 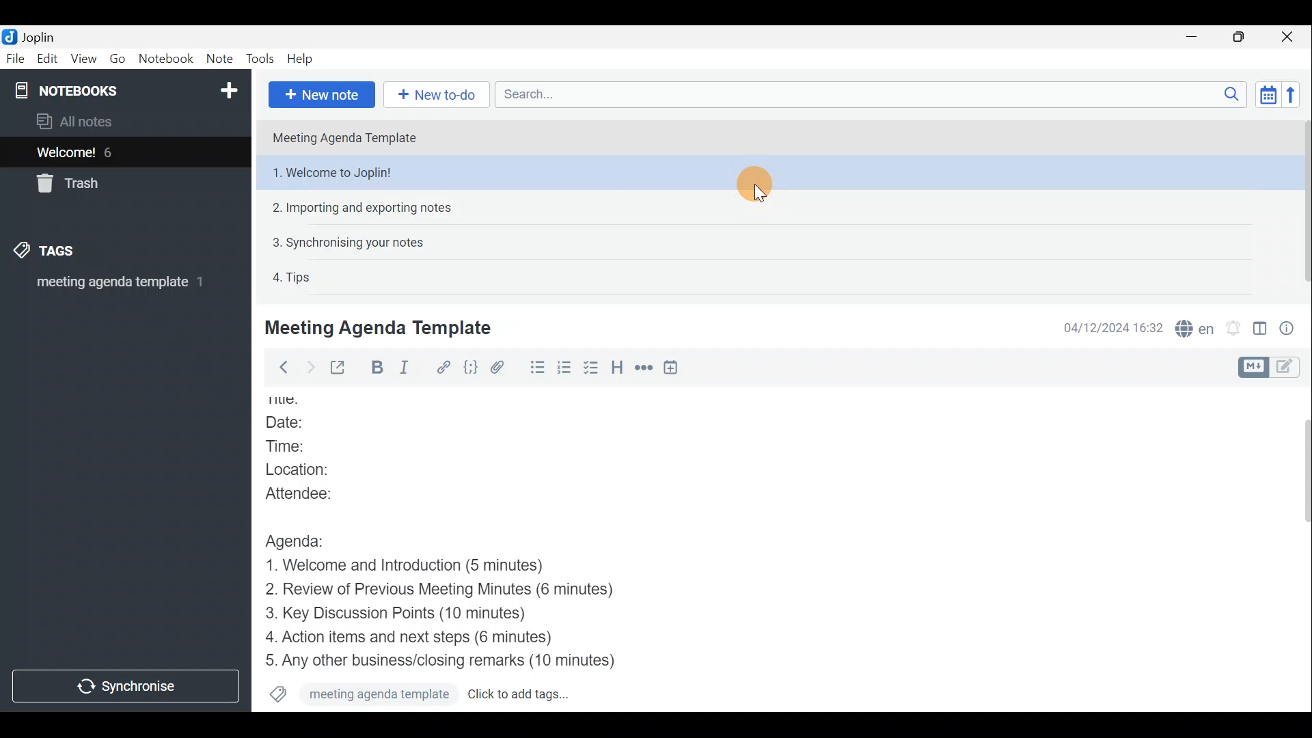 I want to click on Key Discussion Points (10 minutes), so click(x=401, y=614).